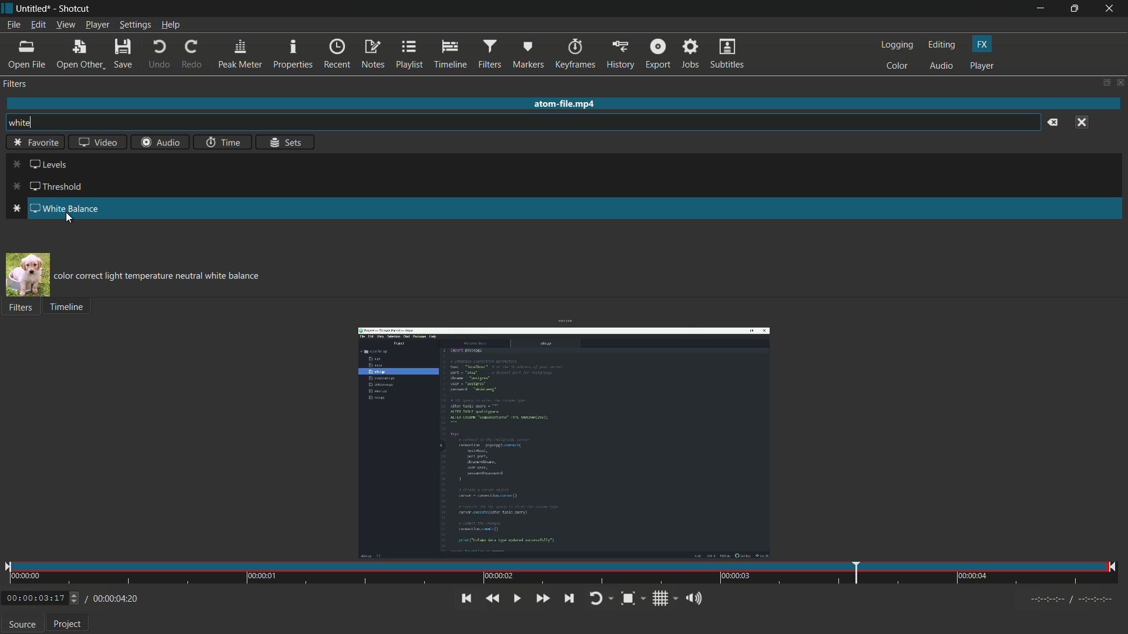 Image resolution: width=1128 pixels, height=634 pixels. What do you see at coordinates (492, 599) in the screenshot?
I see `quickly play backward` at bounding box center [492, 599].